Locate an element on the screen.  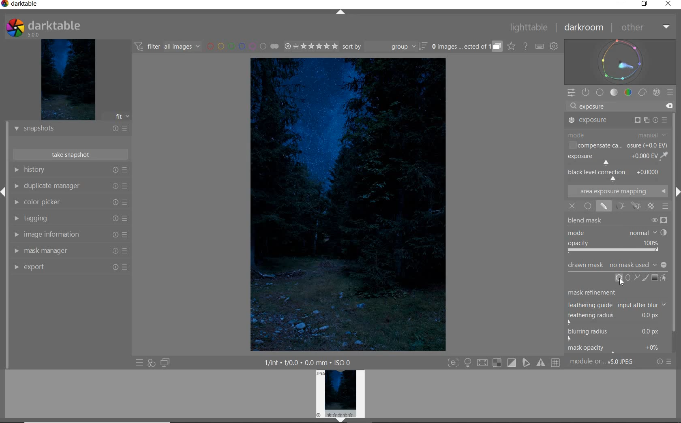
DARKROOM is located at coordinates (584, 28).